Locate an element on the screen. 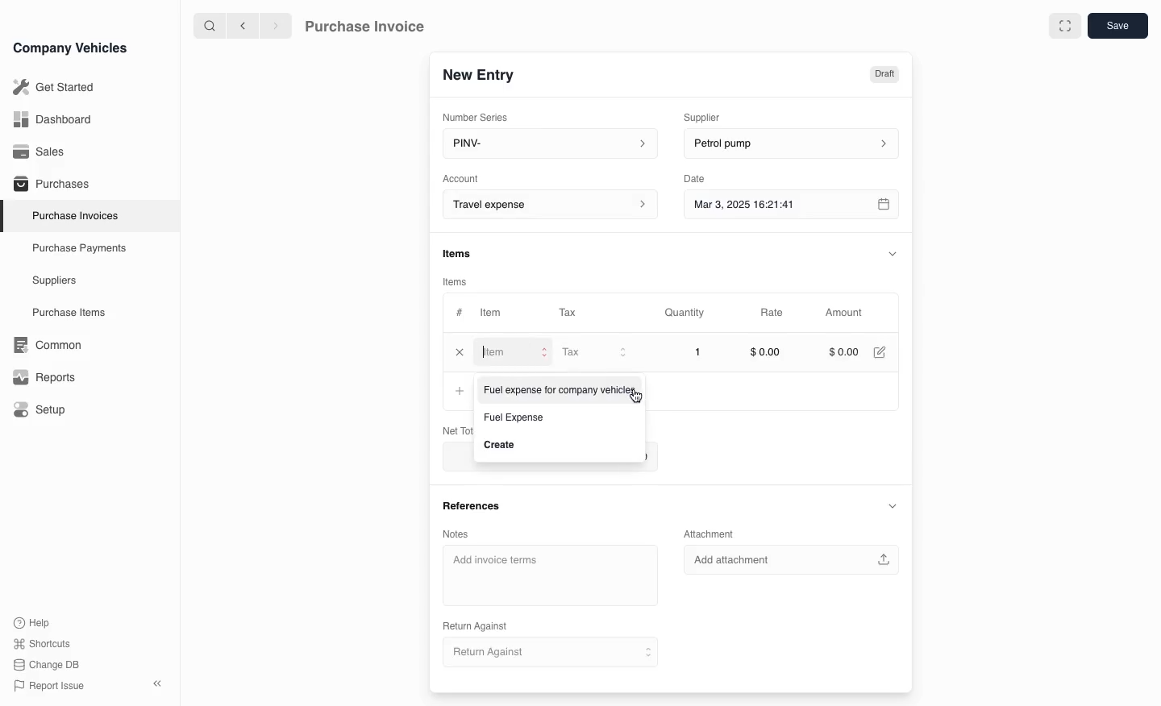 This screenshot has width=1161, height=706. $0.00 is located at coordinates (767, 352).